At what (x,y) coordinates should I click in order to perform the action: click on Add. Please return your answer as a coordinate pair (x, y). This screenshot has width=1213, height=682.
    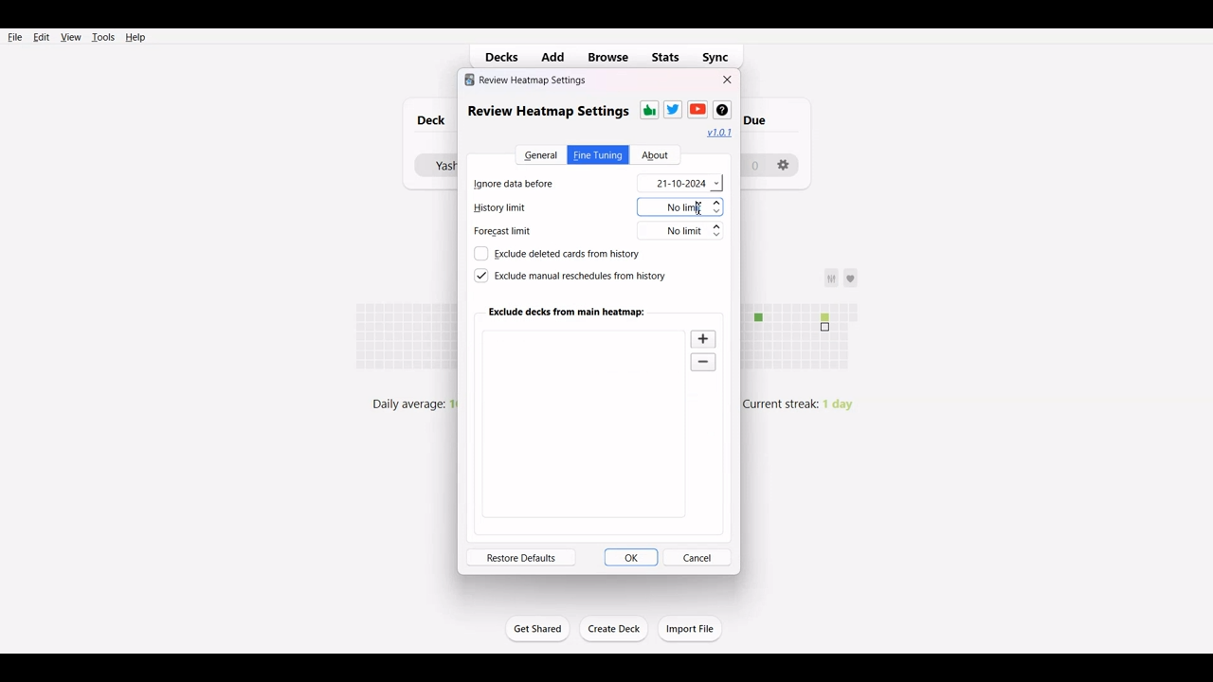
    Looking at the image, I should click on (556, 56).